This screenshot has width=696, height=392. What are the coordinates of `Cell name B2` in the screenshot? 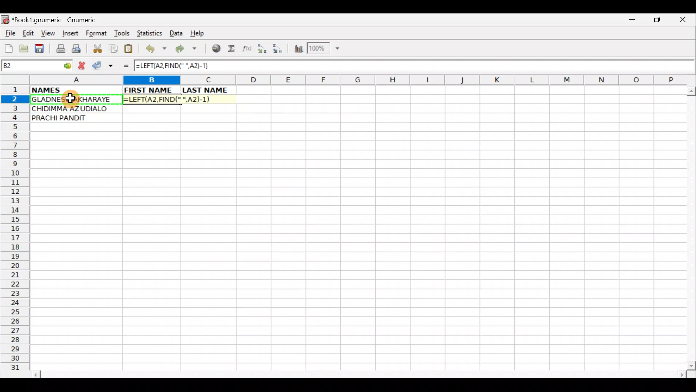 It's located at (29, 66).